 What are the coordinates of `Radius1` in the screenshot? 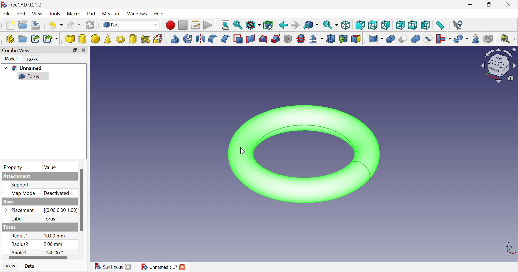 It's located at (21, 236).